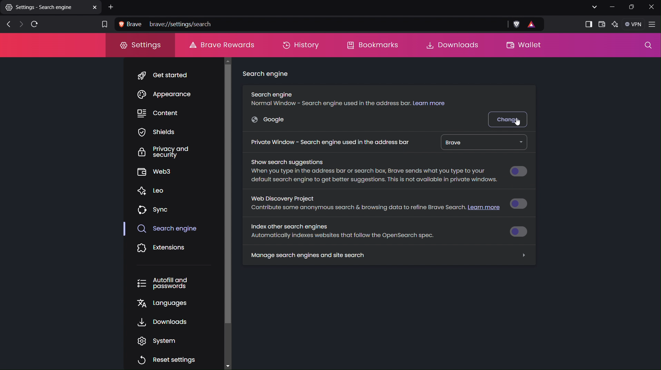 This screenshot has width=661, height=370. What do you see at coordinates (613, 7) in the screenshot?
I see `Minimize` at bounding box center [613, 7].